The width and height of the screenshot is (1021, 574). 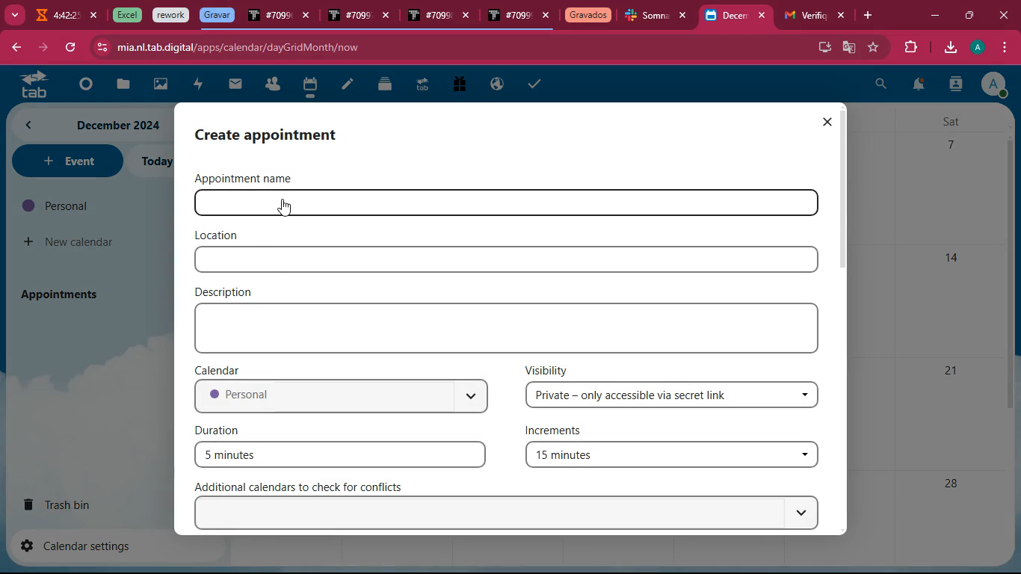 I want to click on files, so click(x=386, y=84).